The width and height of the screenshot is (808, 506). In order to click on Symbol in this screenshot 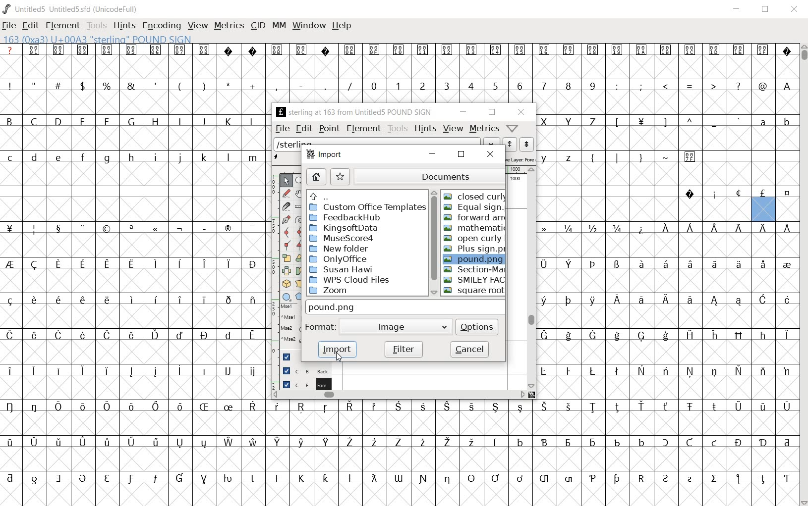, I will do `click(547, 371)`.